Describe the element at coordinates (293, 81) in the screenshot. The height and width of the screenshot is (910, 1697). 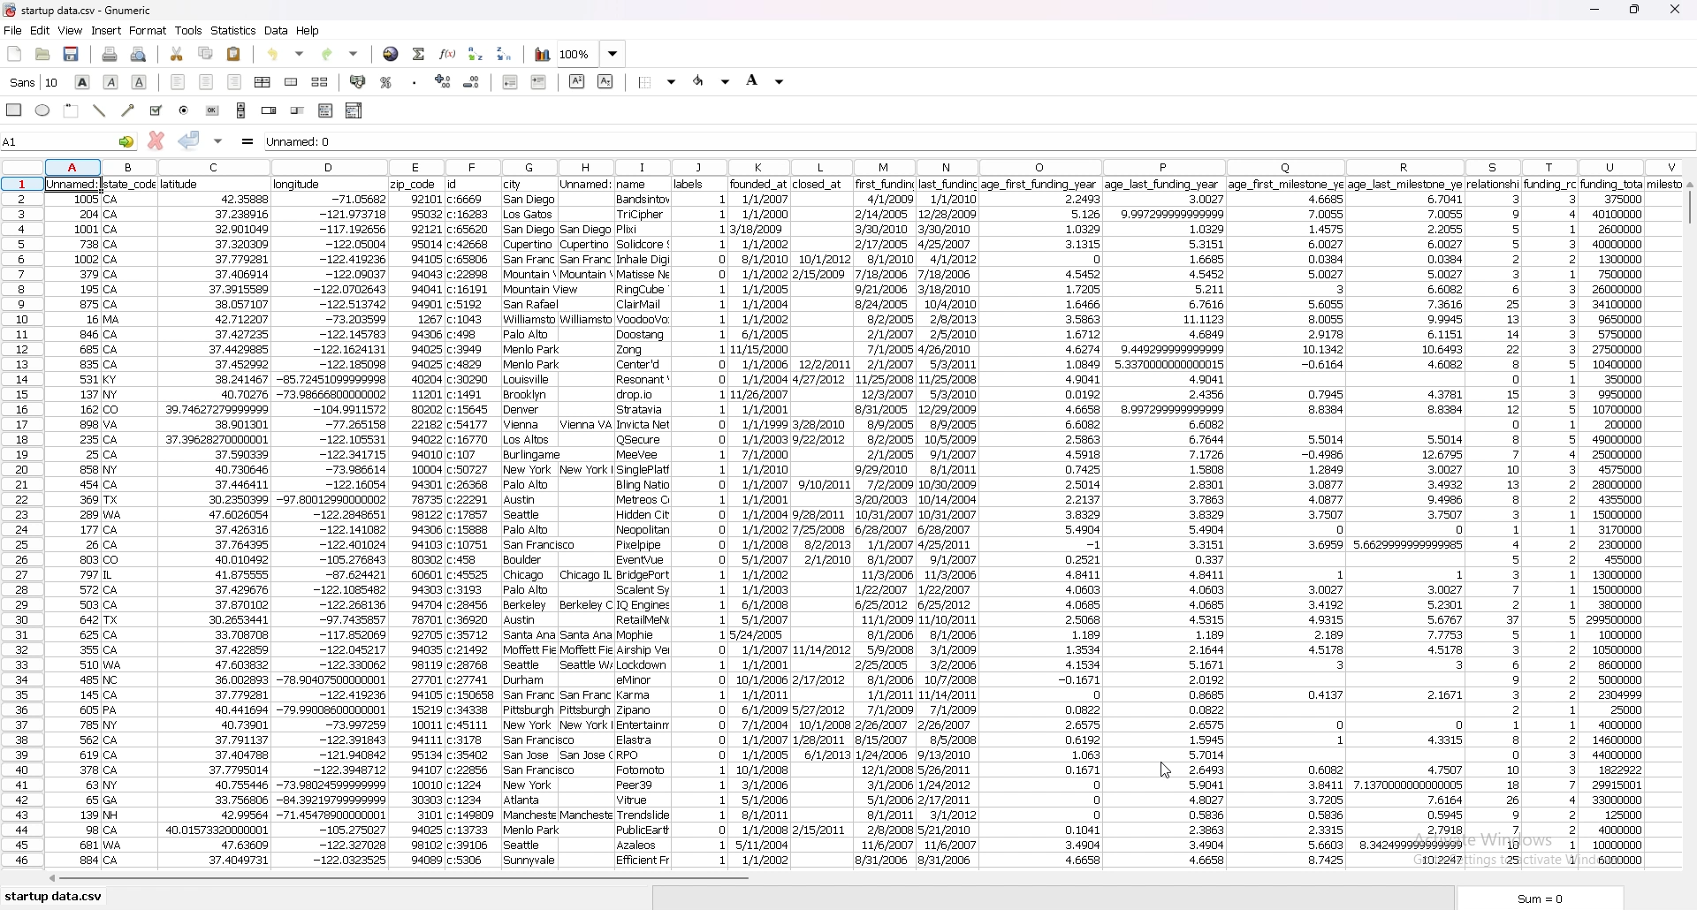
I see `merge cells` at that location.